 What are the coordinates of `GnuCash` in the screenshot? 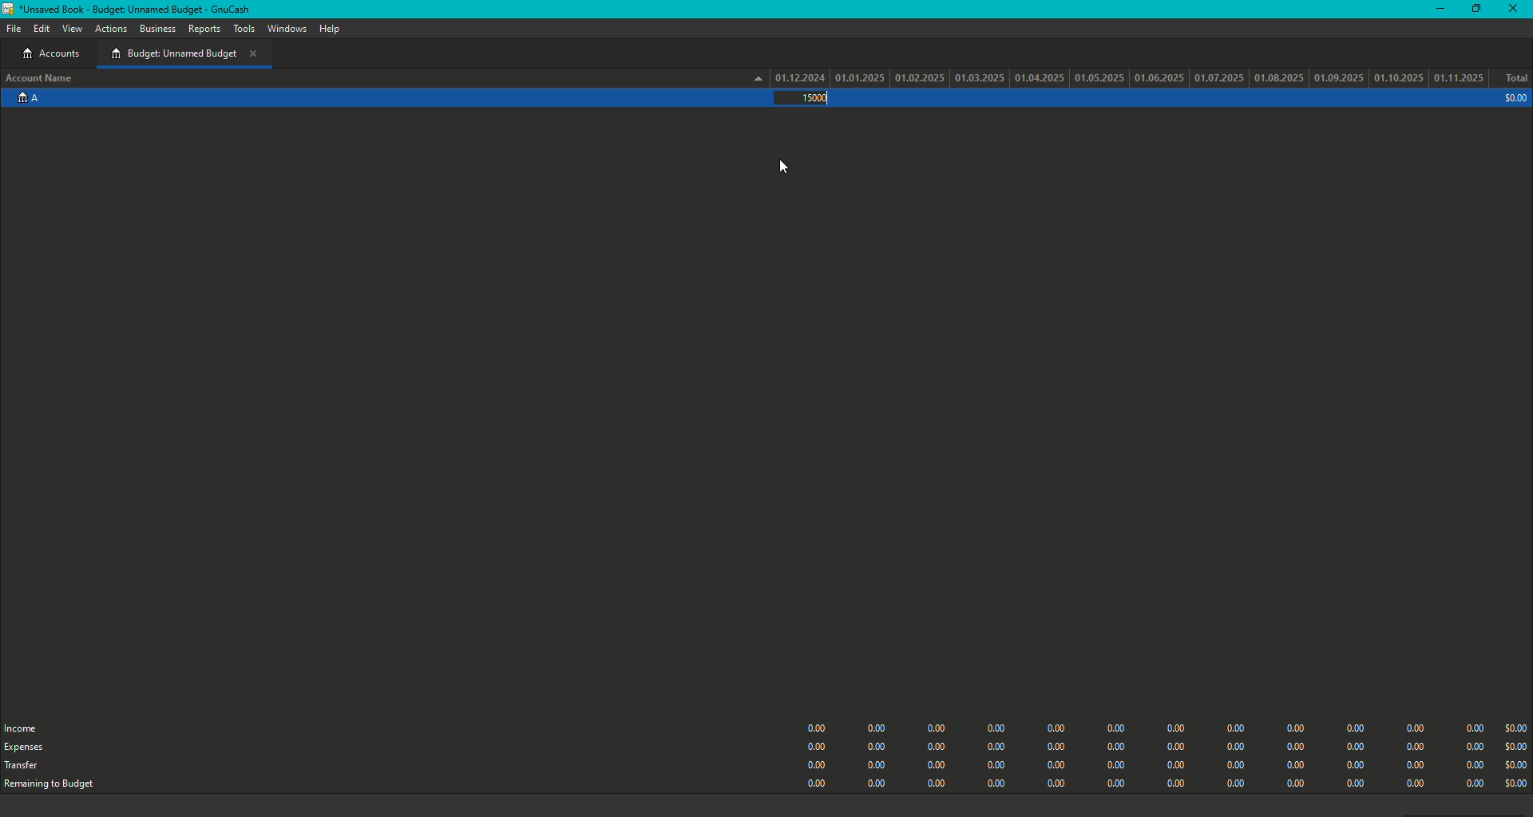 It's located at (133, 9).